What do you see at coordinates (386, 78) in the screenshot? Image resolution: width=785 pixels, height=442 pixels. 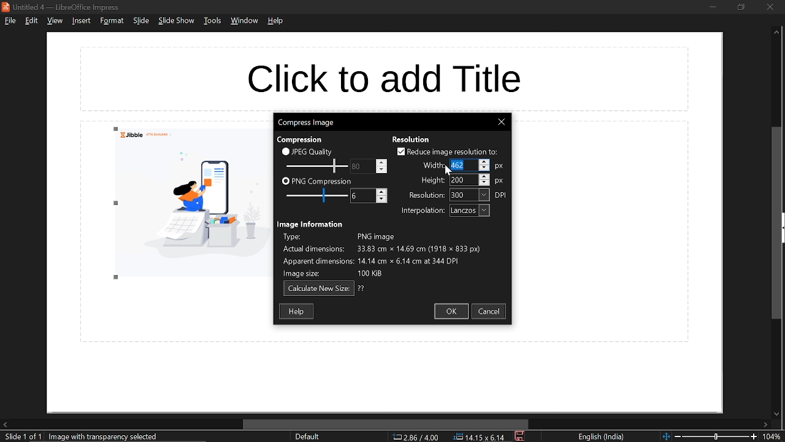 I see `space for title` at bounding box center [386, 78].